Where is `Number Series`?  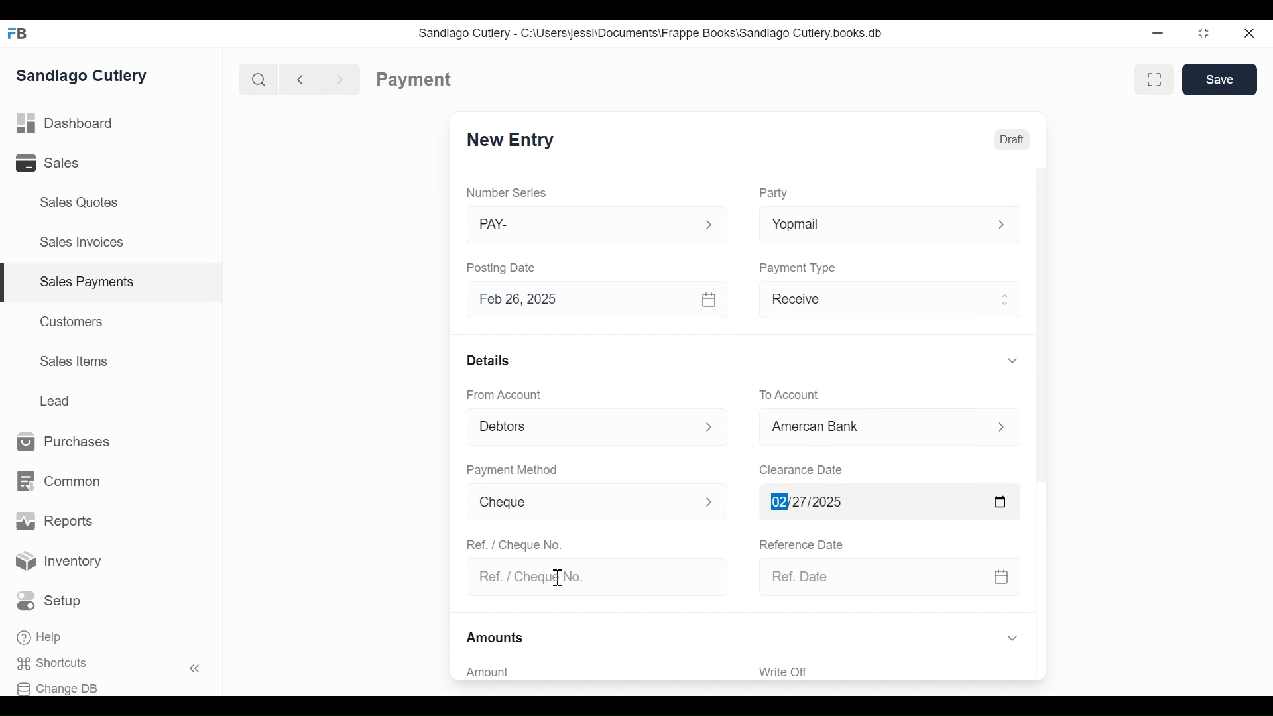
Number Series is located at coordinates (508, 193).